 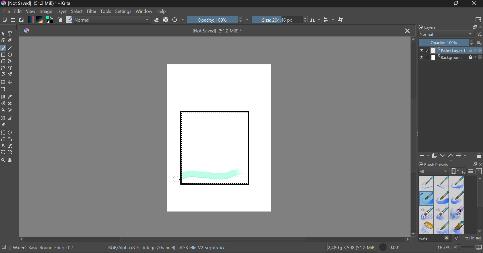 I want to click on Choose Workspace, so click(x=478, y=19).